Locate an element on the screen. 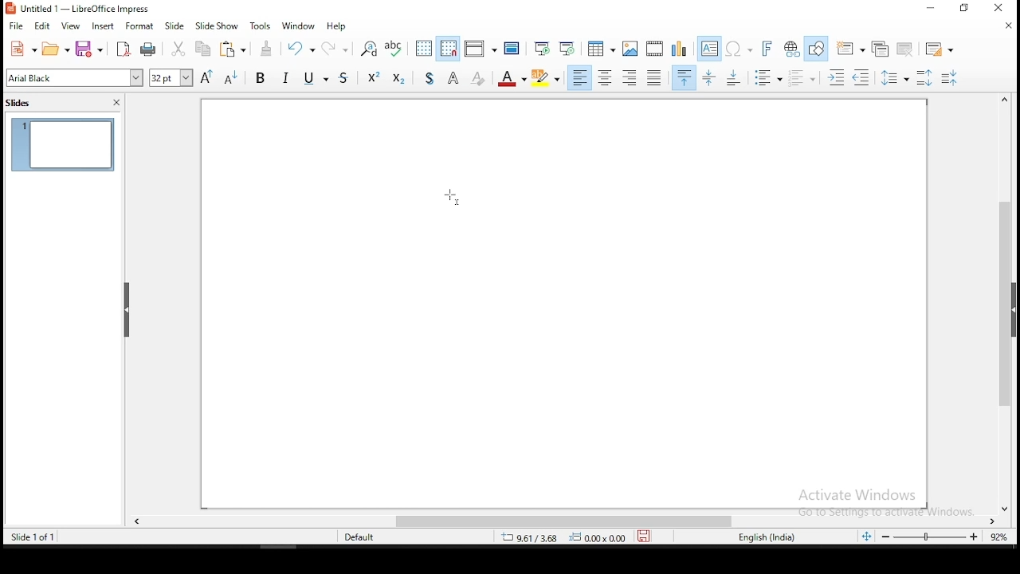  save is located at coordinates (644, 536).